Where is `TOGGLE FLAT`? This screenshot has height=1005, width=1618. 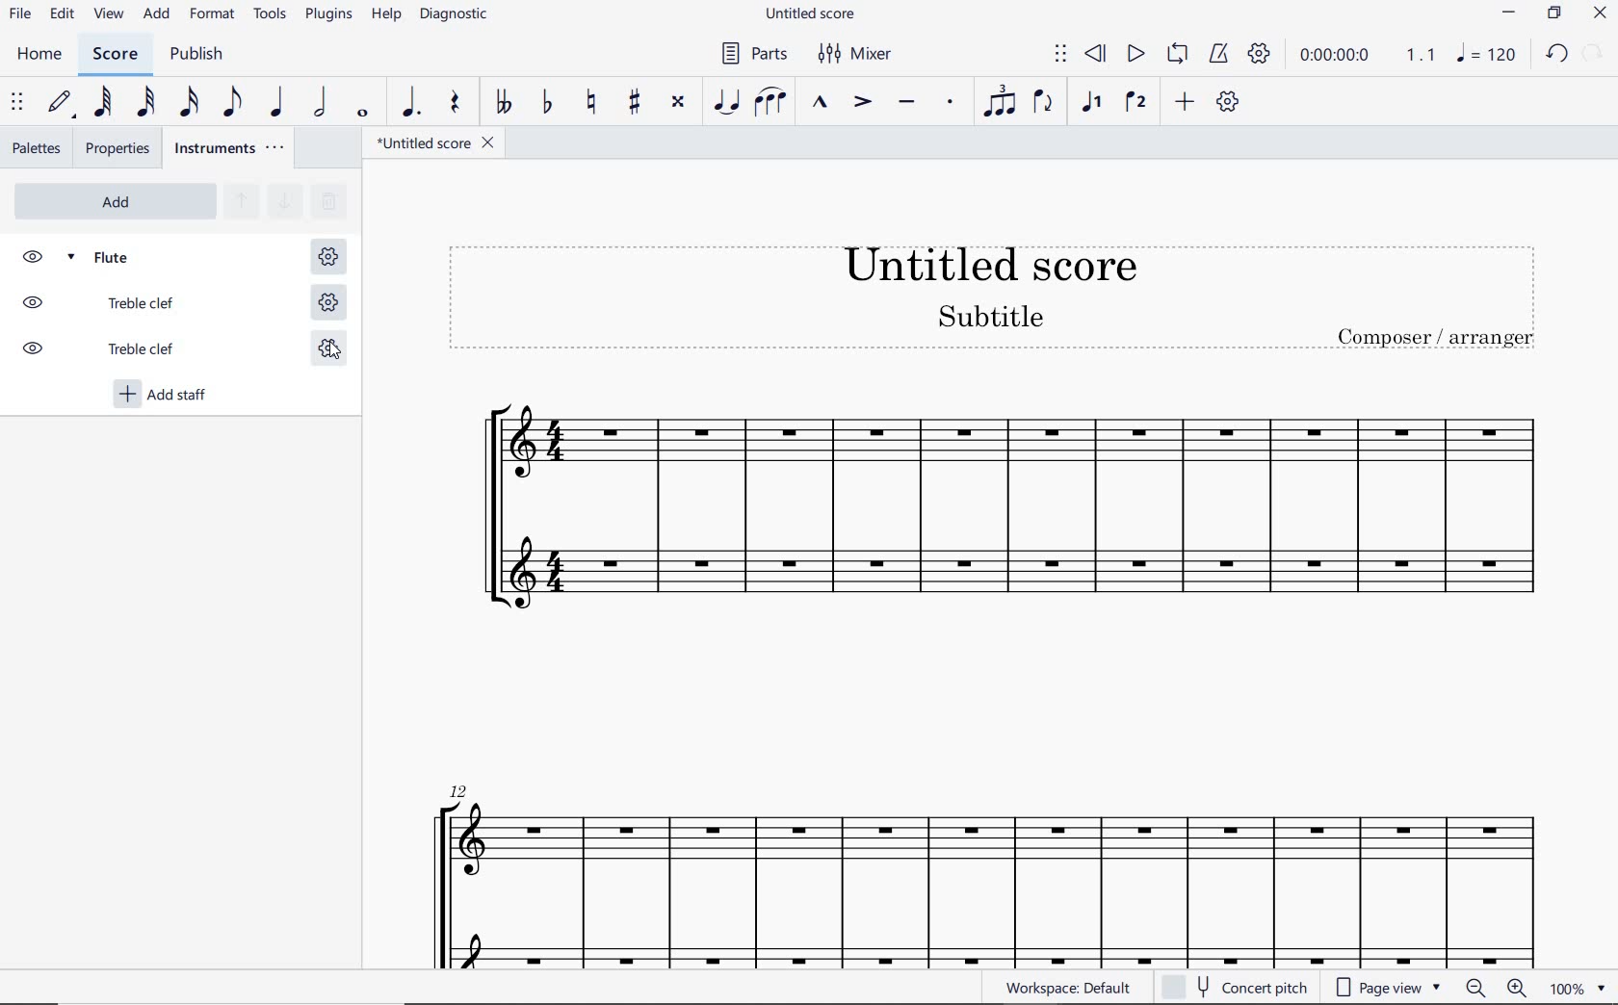 TOGGLE FLAT is located at coordinates (548, 103).